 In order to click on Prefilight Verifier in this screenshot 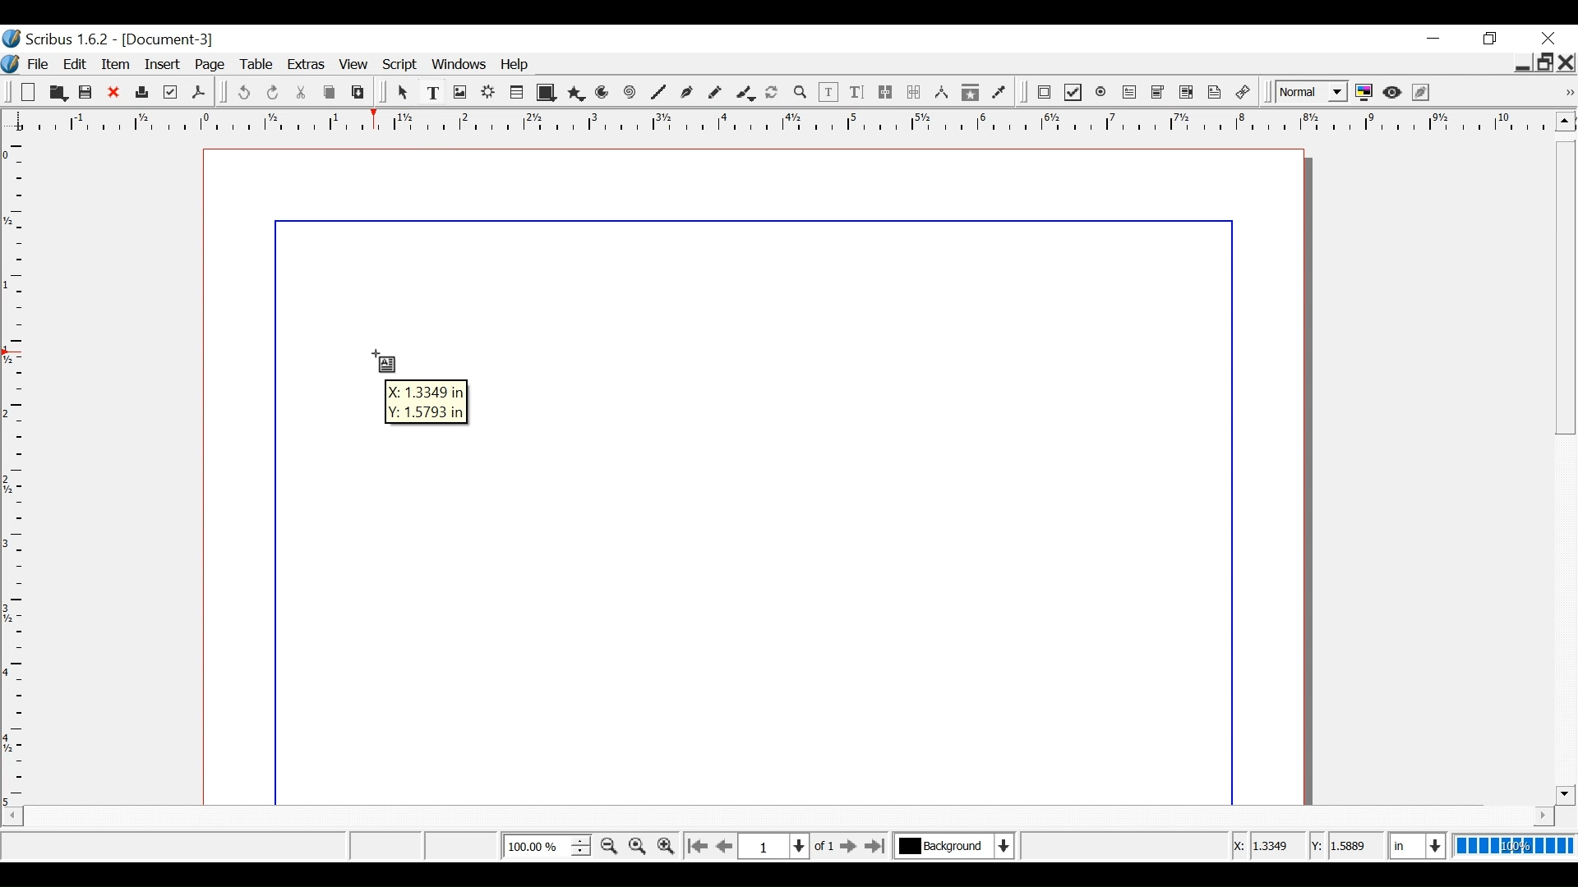, I will do `click(170, 91)`.